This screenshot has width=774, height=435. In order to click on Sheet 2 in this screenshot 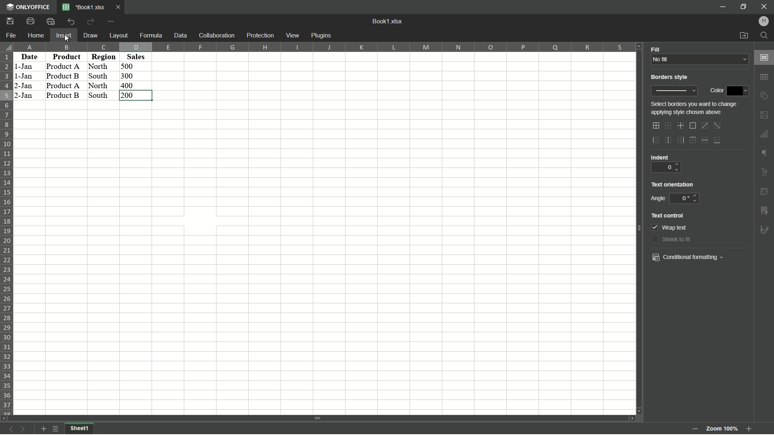, I will do `click(79, 429)`.